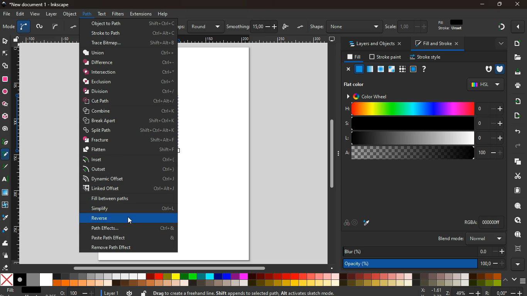 The width and height of the screenshot is (527, 296). What do you see at coordinates (130, 209) in the screenshot?
I see `simplify` at bounding box center [130, 209].